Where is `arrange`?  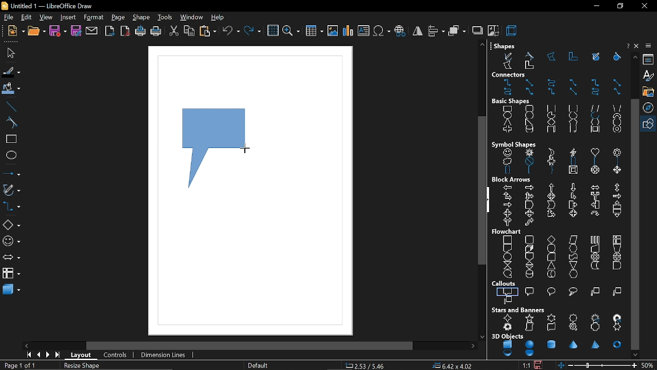
arrange is located at coordinates (457, 31).